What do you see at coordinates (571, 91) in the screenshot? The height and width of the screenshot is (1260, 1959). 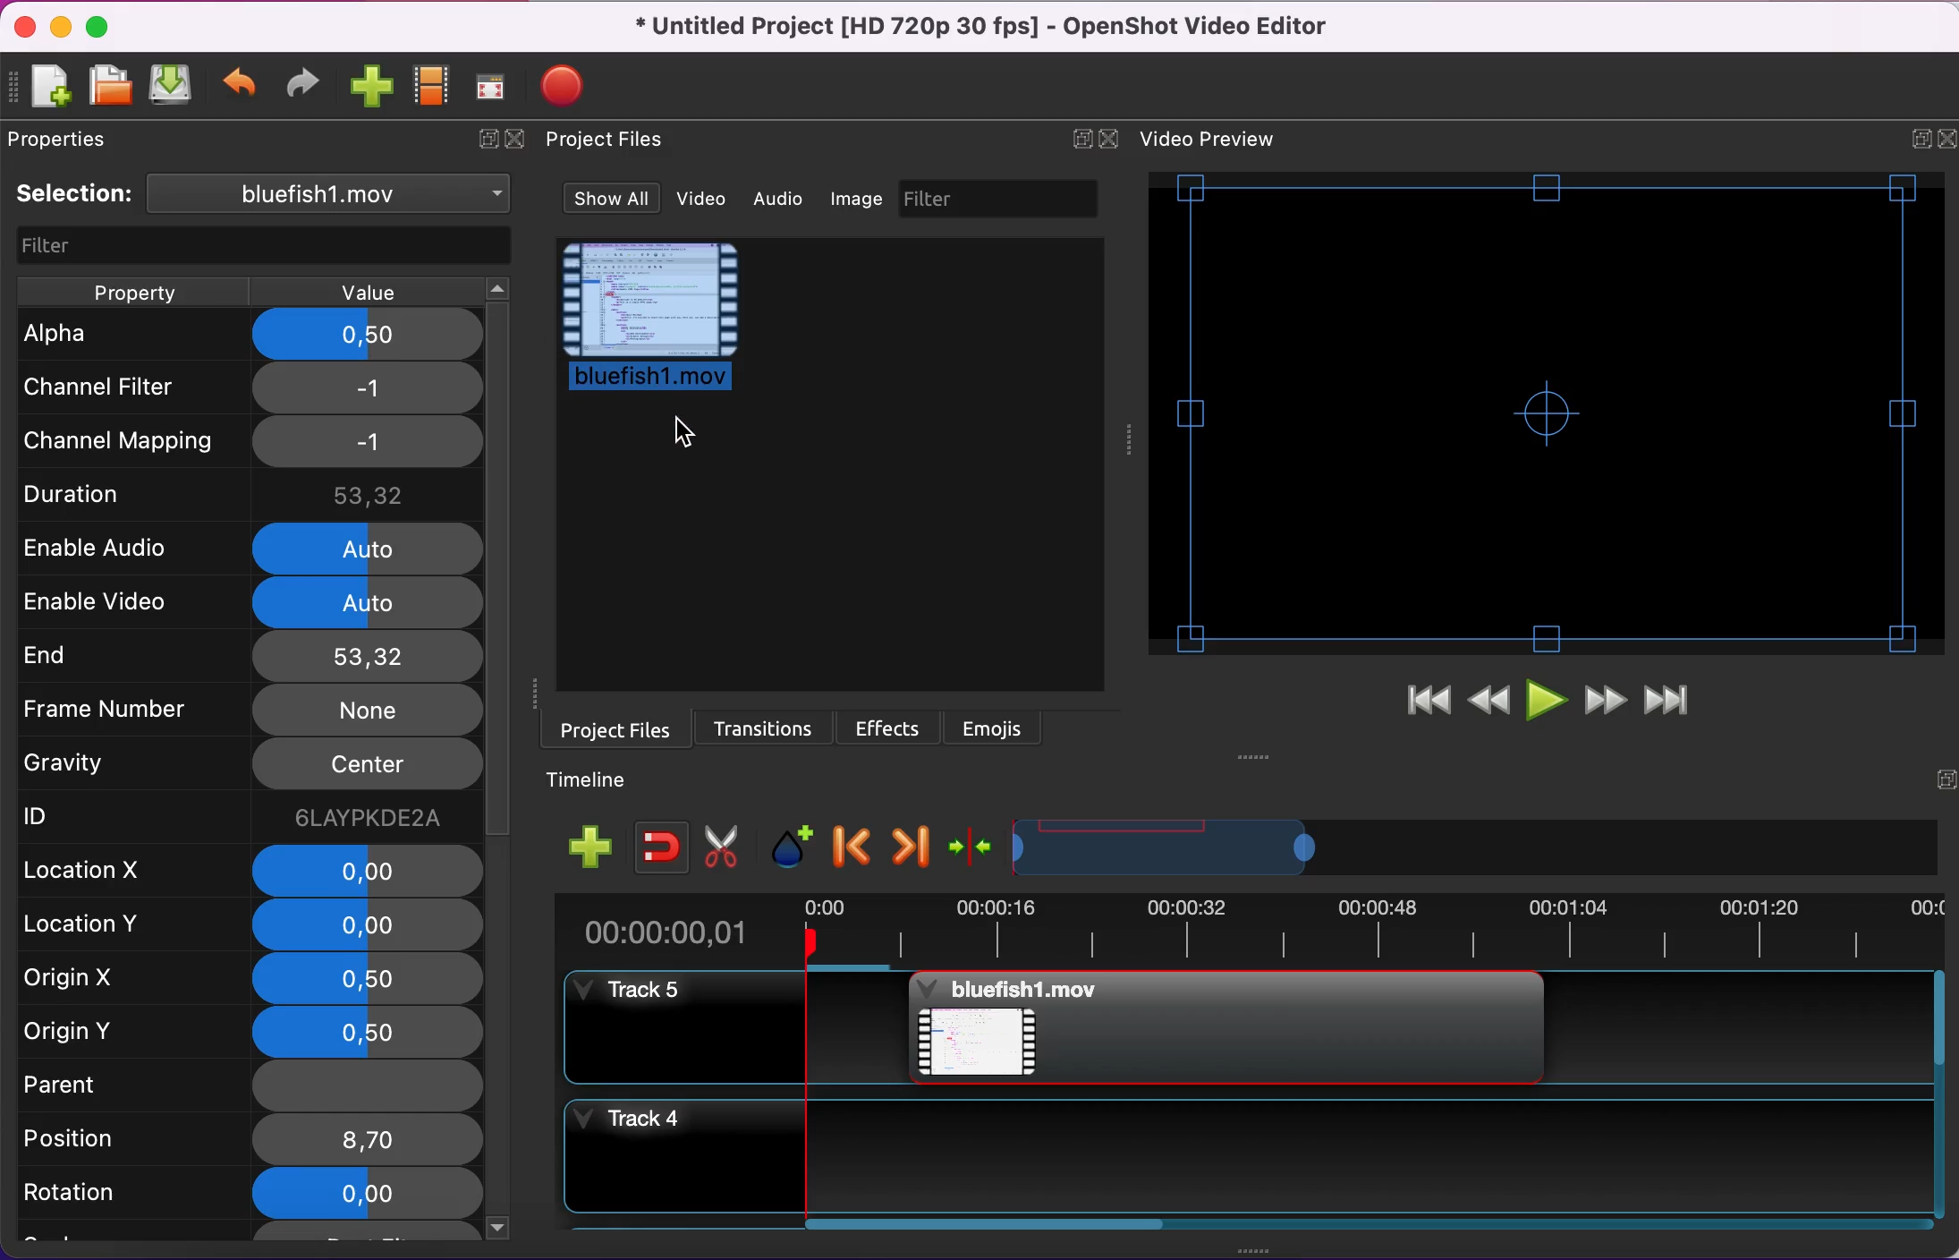 I see `export video` at bounding box center [571, 91].